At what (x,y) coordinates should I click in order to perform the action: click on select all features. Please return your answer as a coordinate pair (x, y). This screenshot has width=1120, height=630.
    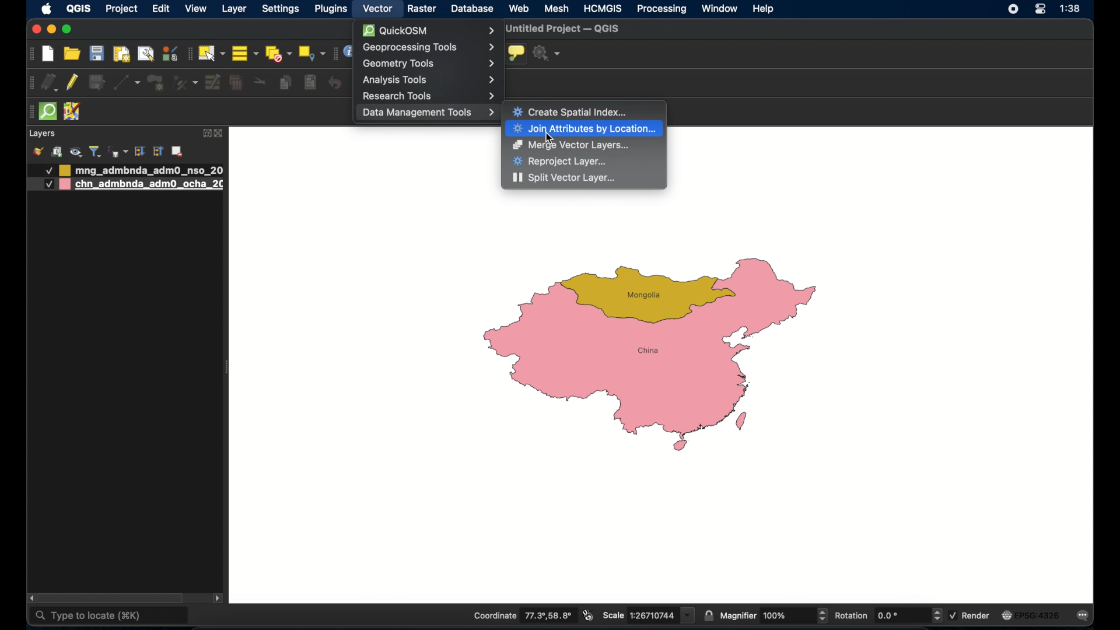
    Looking at the image, I should click on (245, 53).